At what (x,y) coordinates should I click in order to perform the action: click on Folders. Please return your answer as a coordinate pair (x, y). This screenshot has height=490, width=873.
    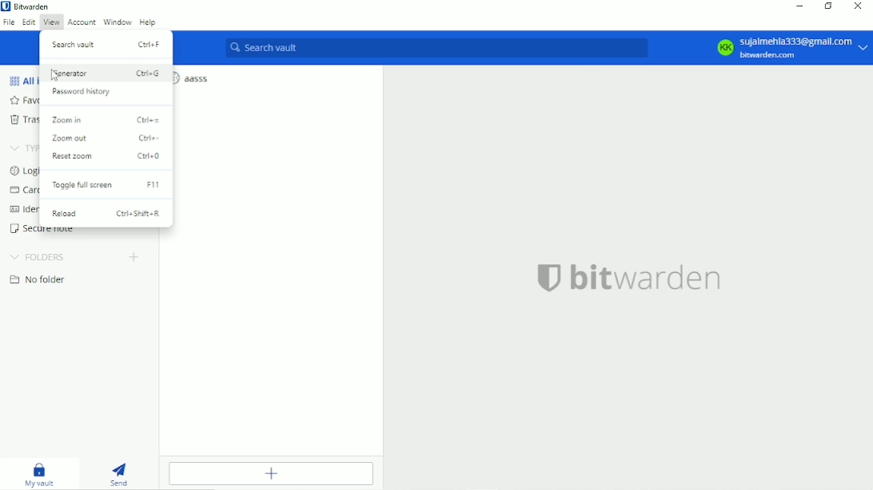
    Looking at the image, I should click on (40, 257).